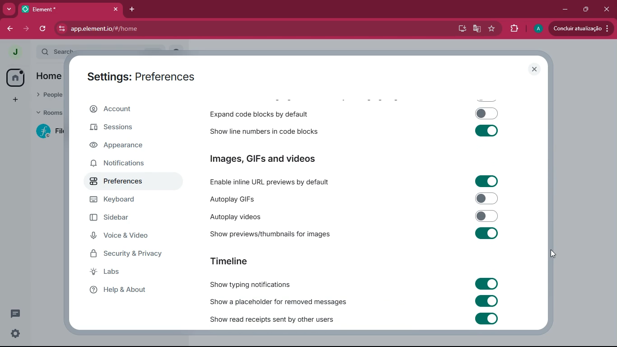 The height and width of the screenshot is (347, 617). I want to click on security & privacy, so click(129, 255).